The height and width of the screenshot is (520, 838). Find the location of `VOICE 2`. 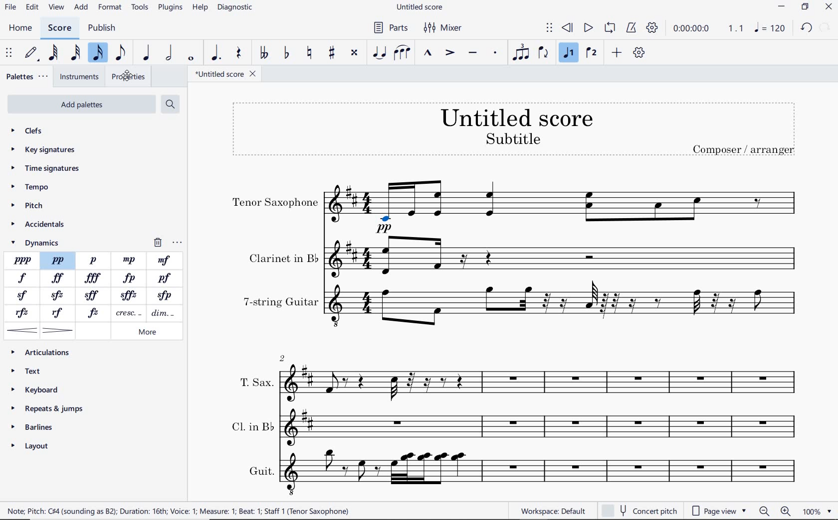

VOICE 2 is located at coordinates (593, 53).